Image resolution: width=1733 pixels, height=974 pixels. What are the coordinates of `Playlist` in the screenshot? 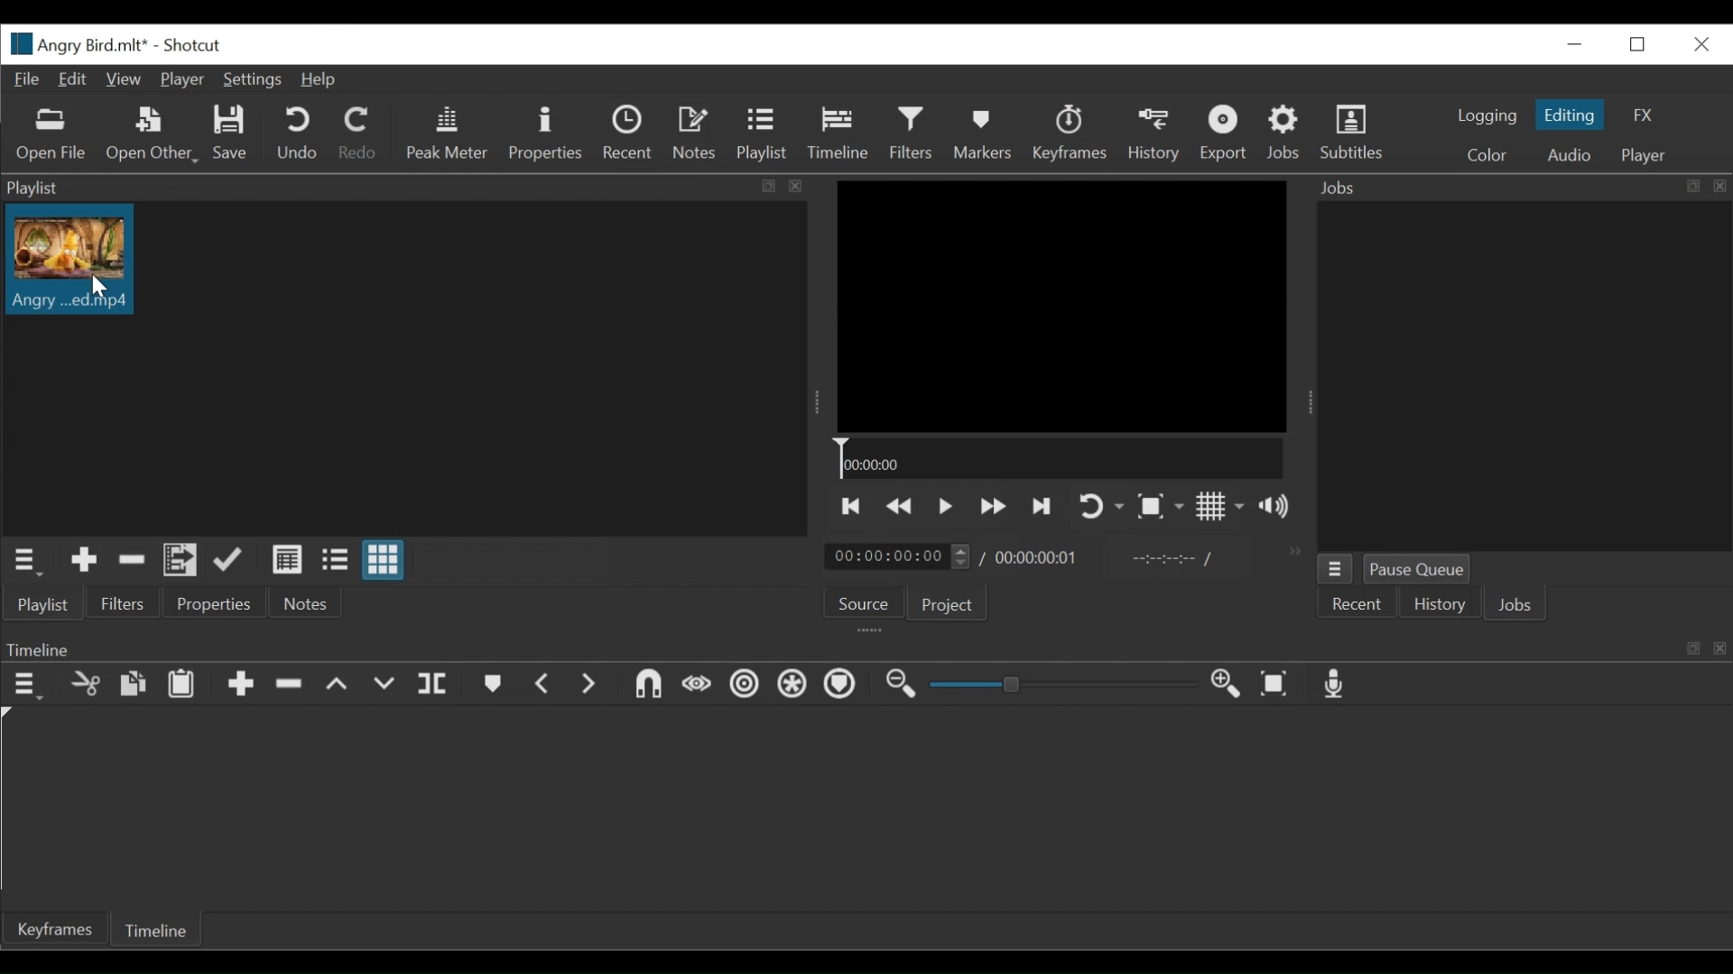 It's located at (762, 133).